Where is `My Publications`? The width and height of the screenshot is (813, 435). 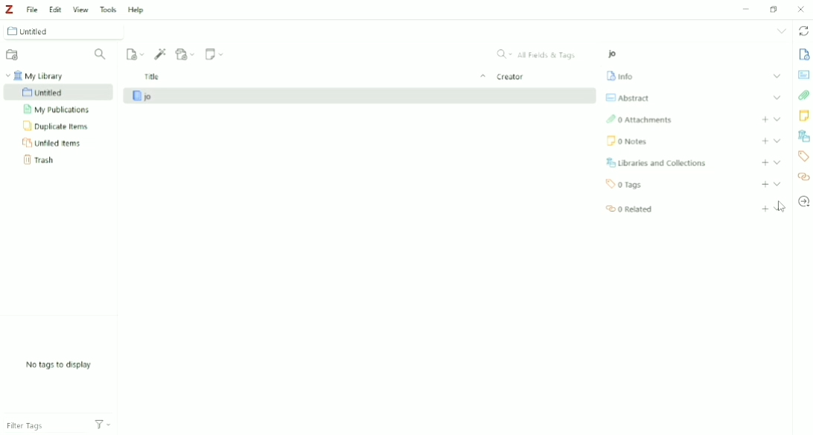
My Publications is located at coordinates (57, 110).